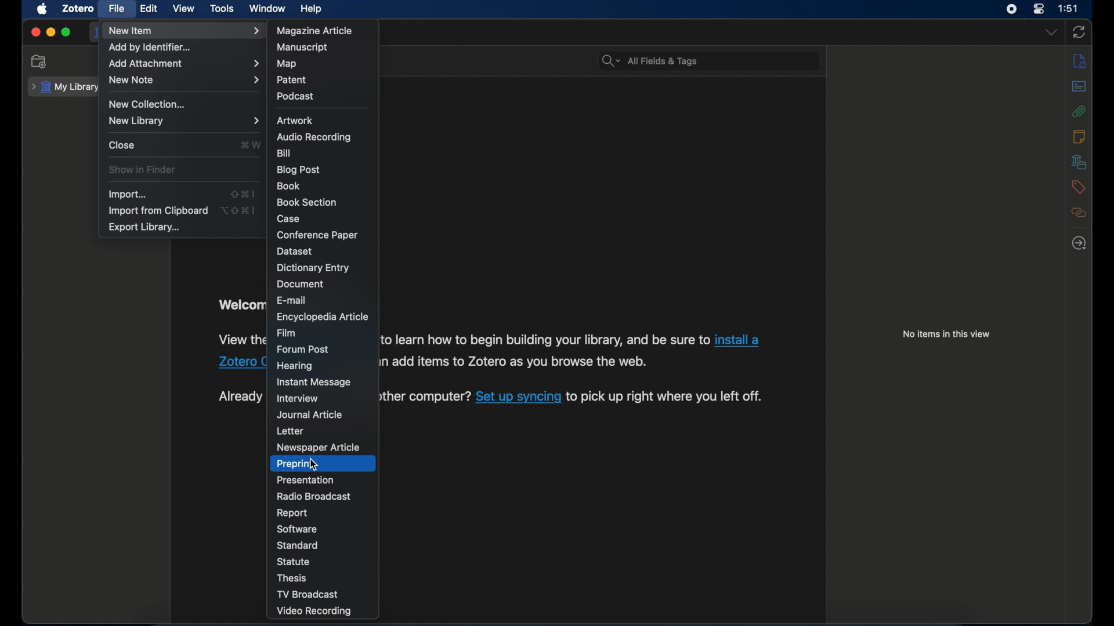 This screenshot has width=1114, height=626. I want to click on install a, so click(740, 340).